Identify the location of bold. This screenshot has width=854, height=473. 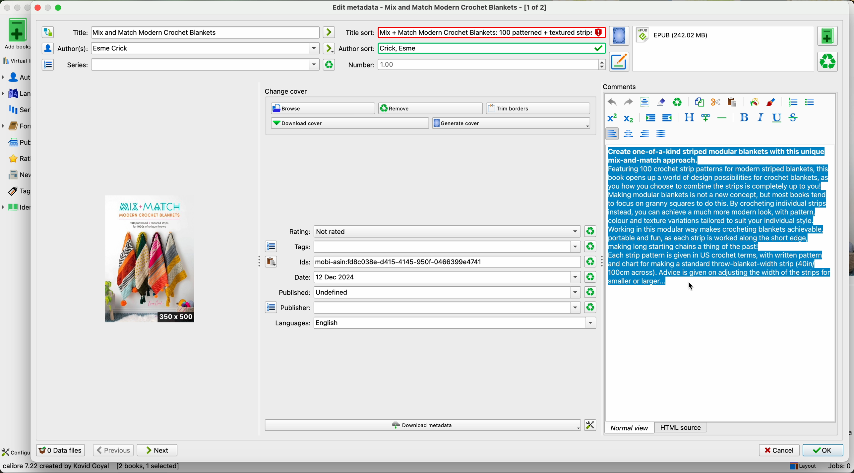
(744, 117).